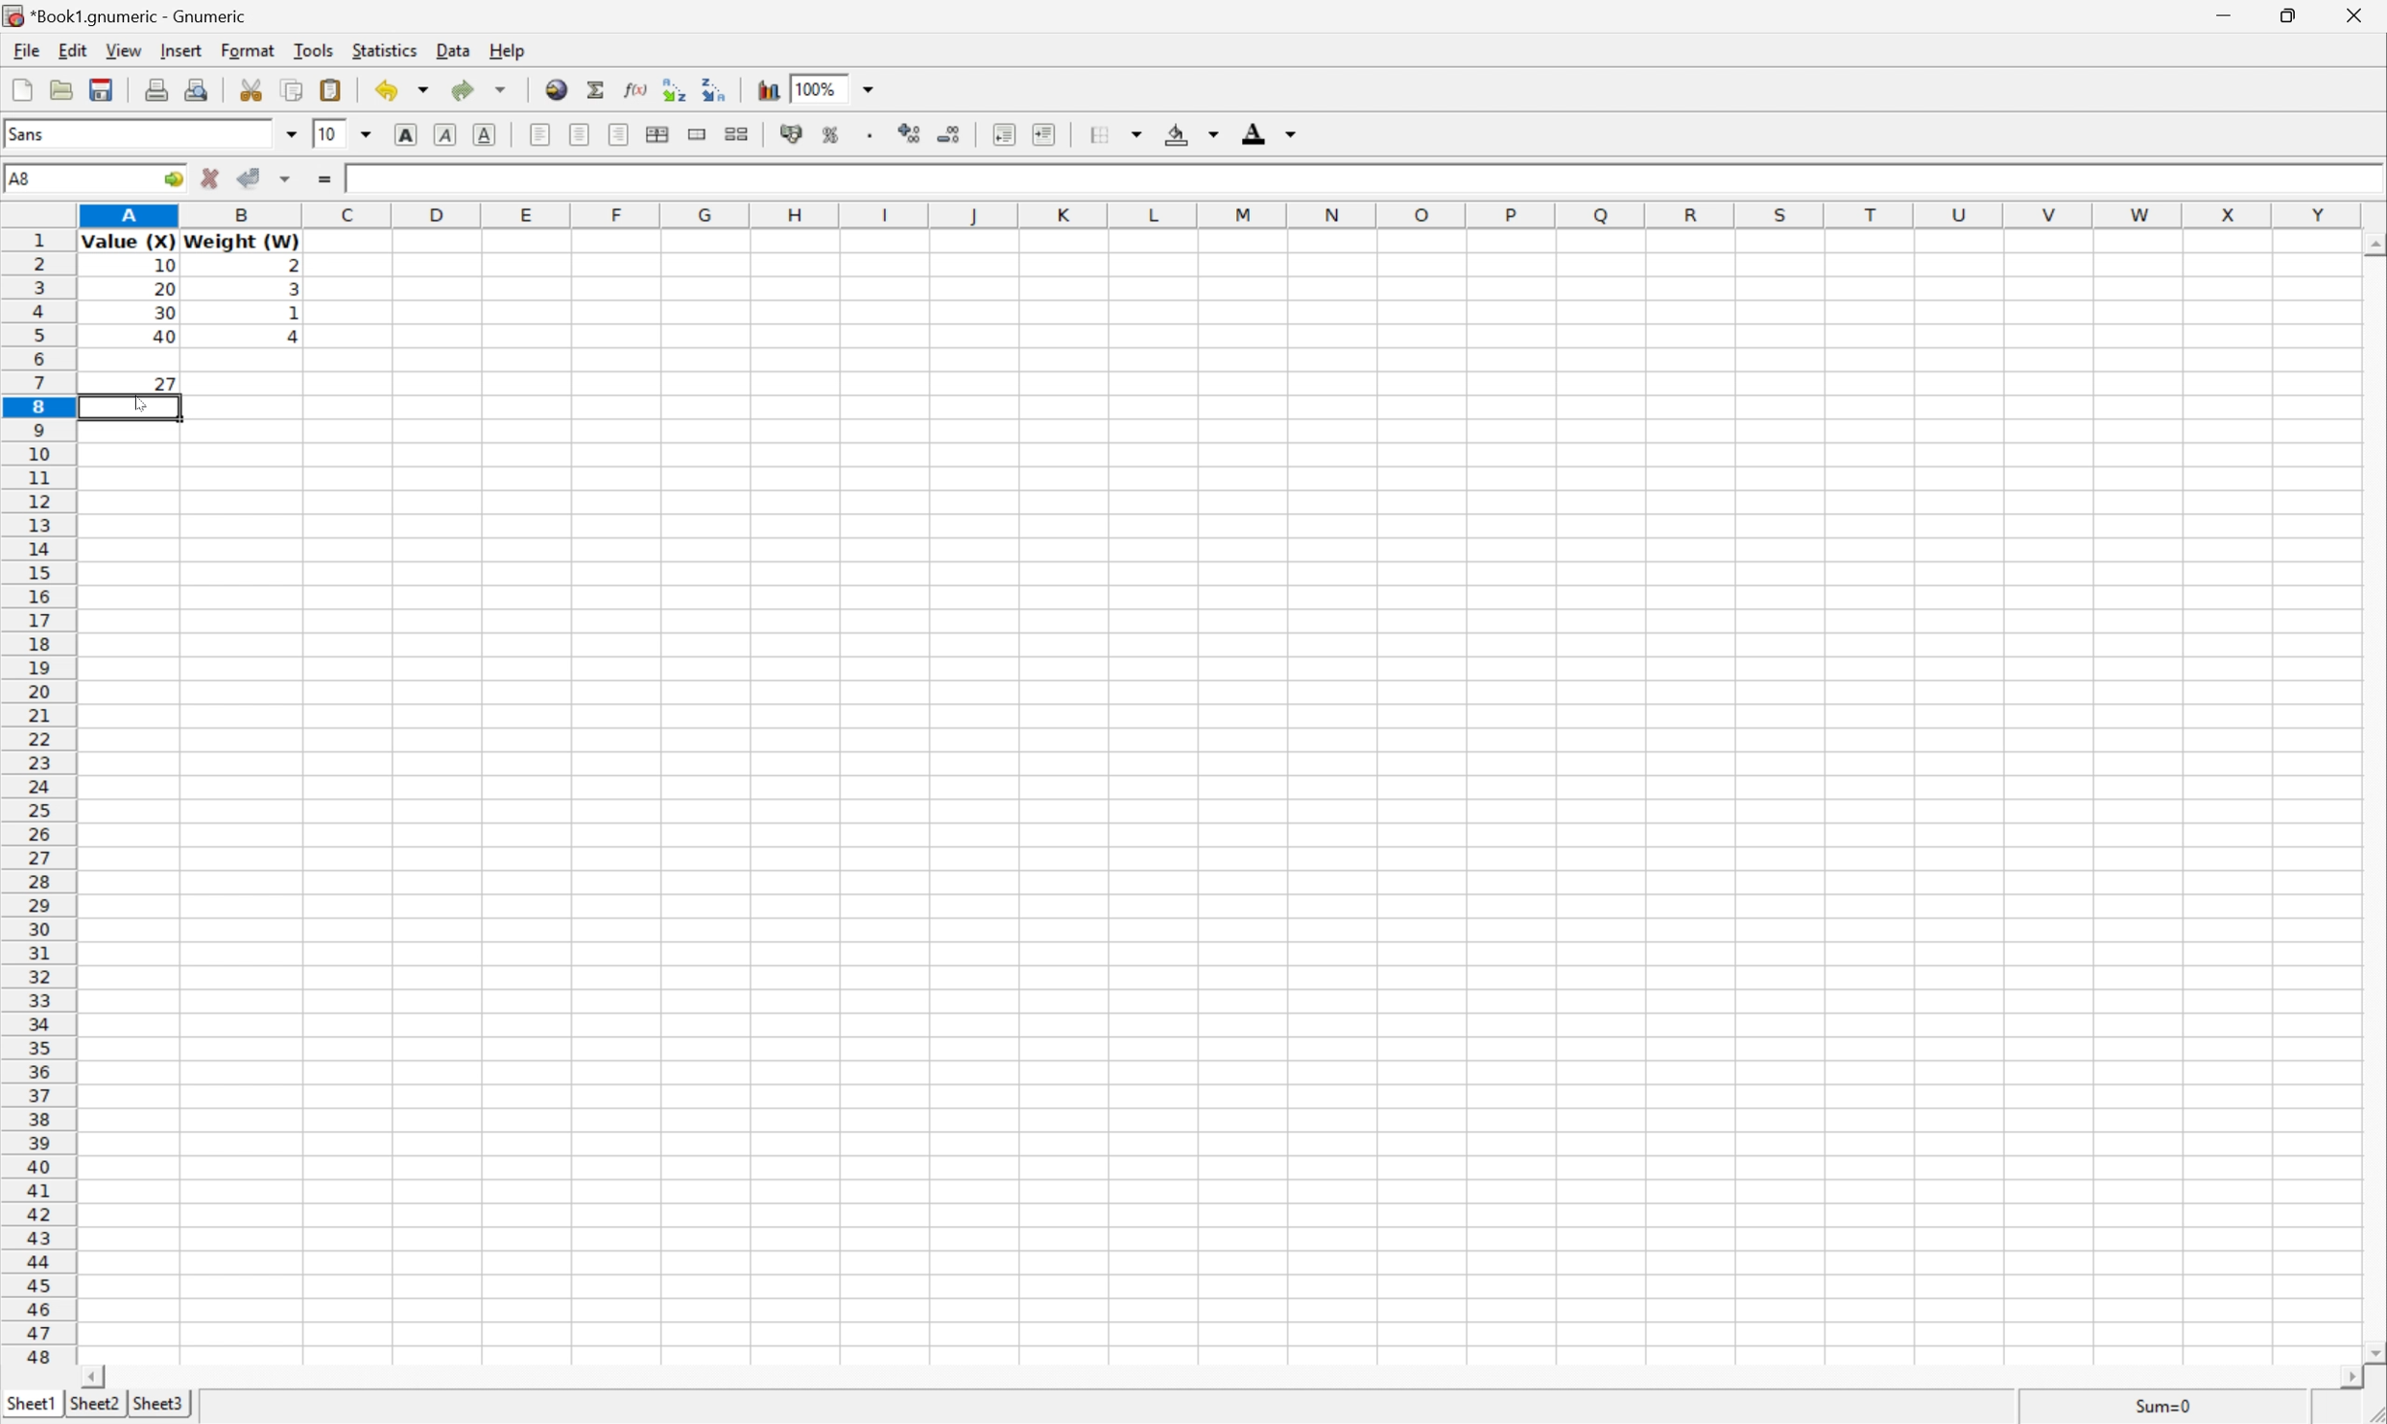  I want to click on Tools, so click(318, 50).